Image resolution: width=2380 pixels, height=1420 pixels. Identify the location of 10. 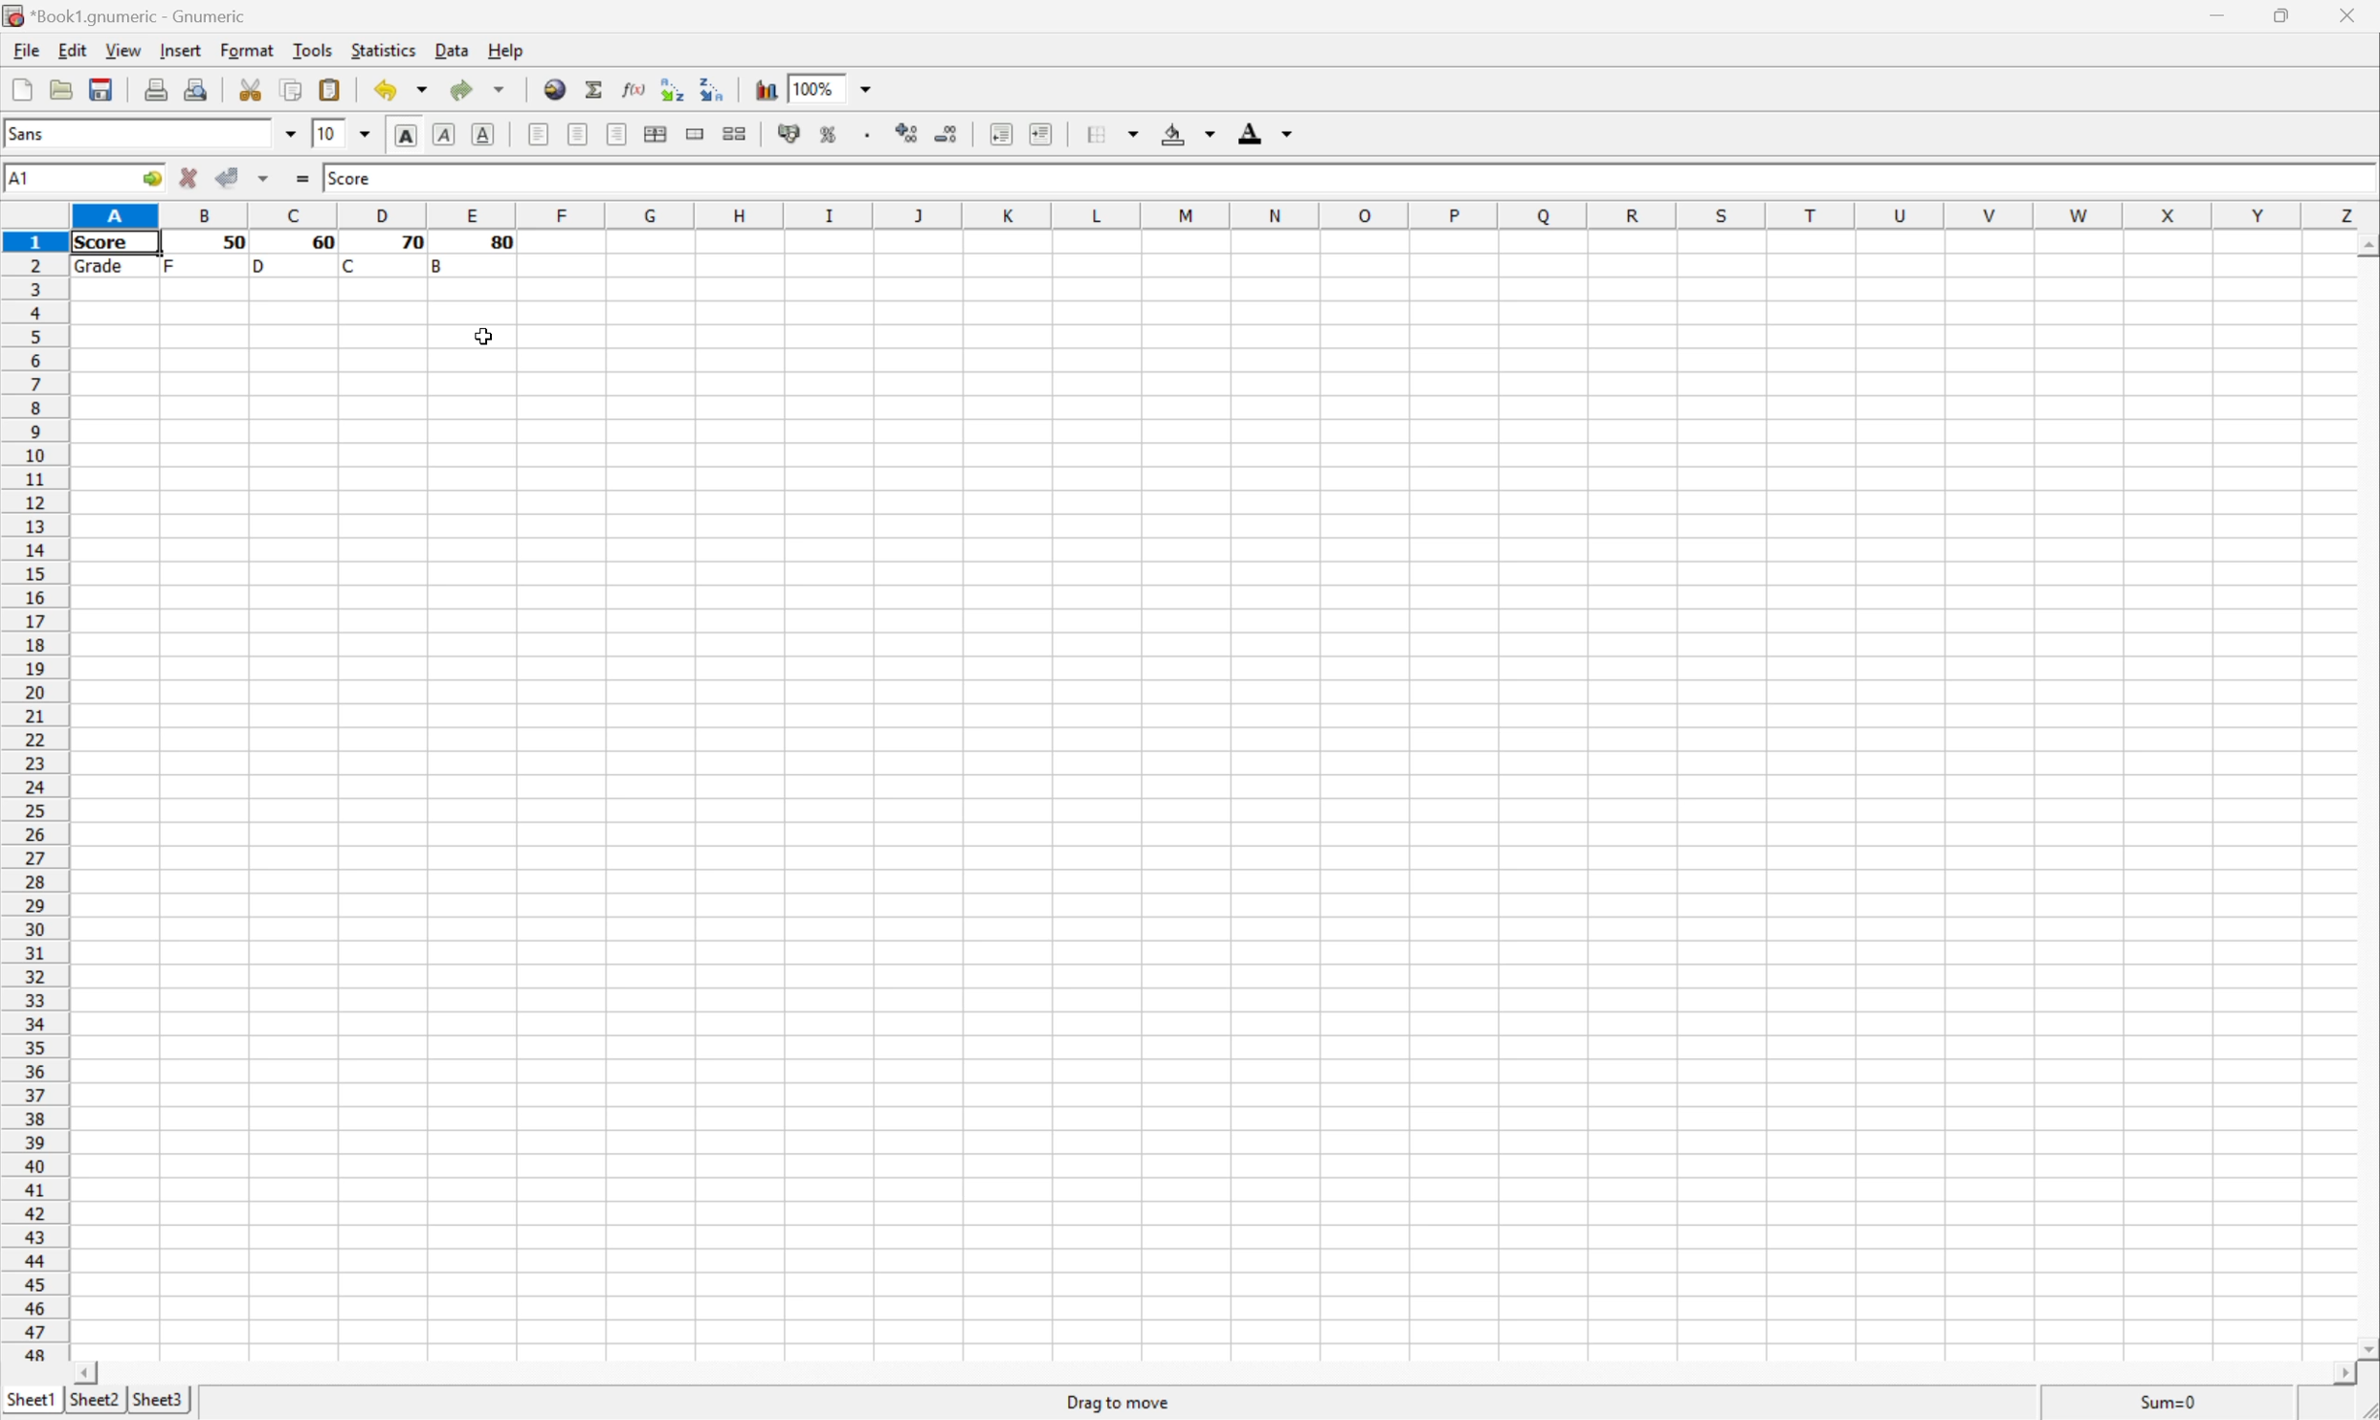
(322, 136).